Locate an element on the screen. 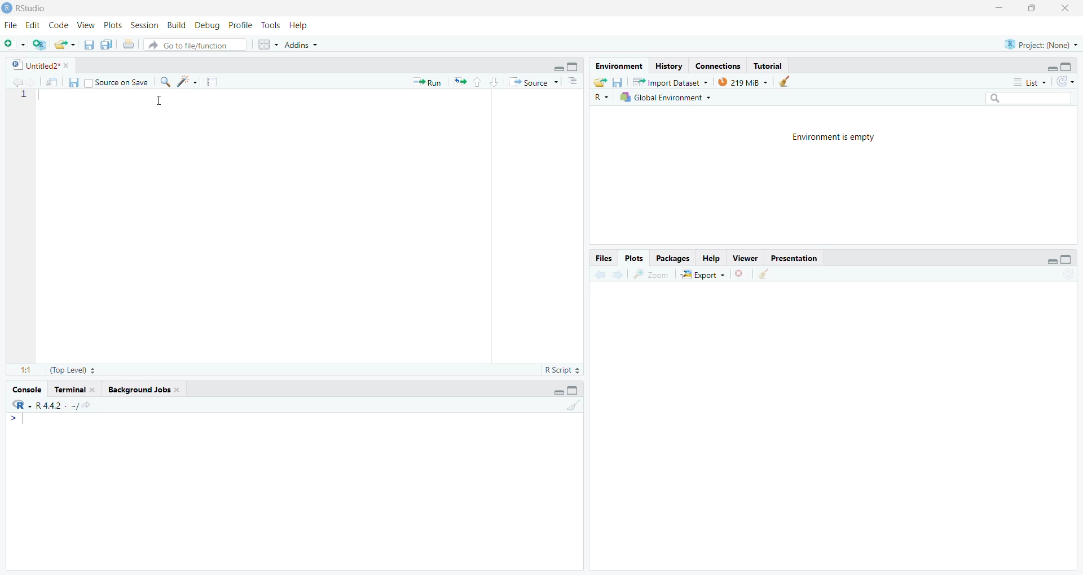 This screenshot has width=1083, height=575. Next plot is located at coordinates (619, 273).